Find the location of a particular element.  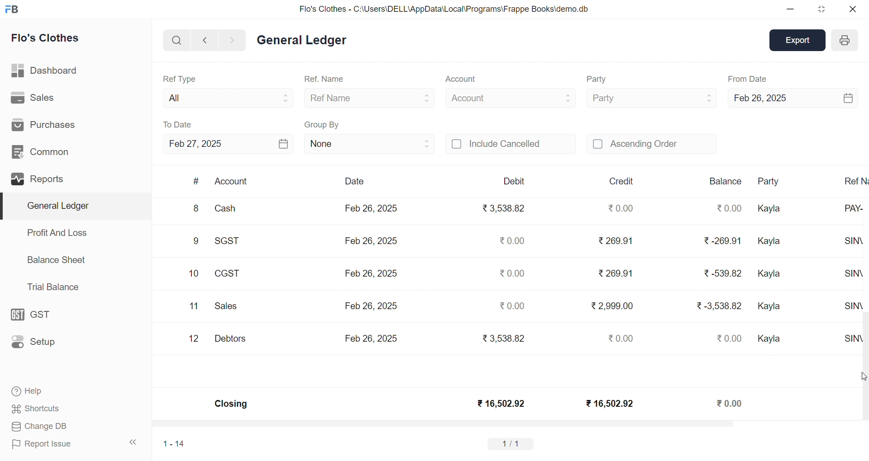

Reports is located at coordinates (39, 178).